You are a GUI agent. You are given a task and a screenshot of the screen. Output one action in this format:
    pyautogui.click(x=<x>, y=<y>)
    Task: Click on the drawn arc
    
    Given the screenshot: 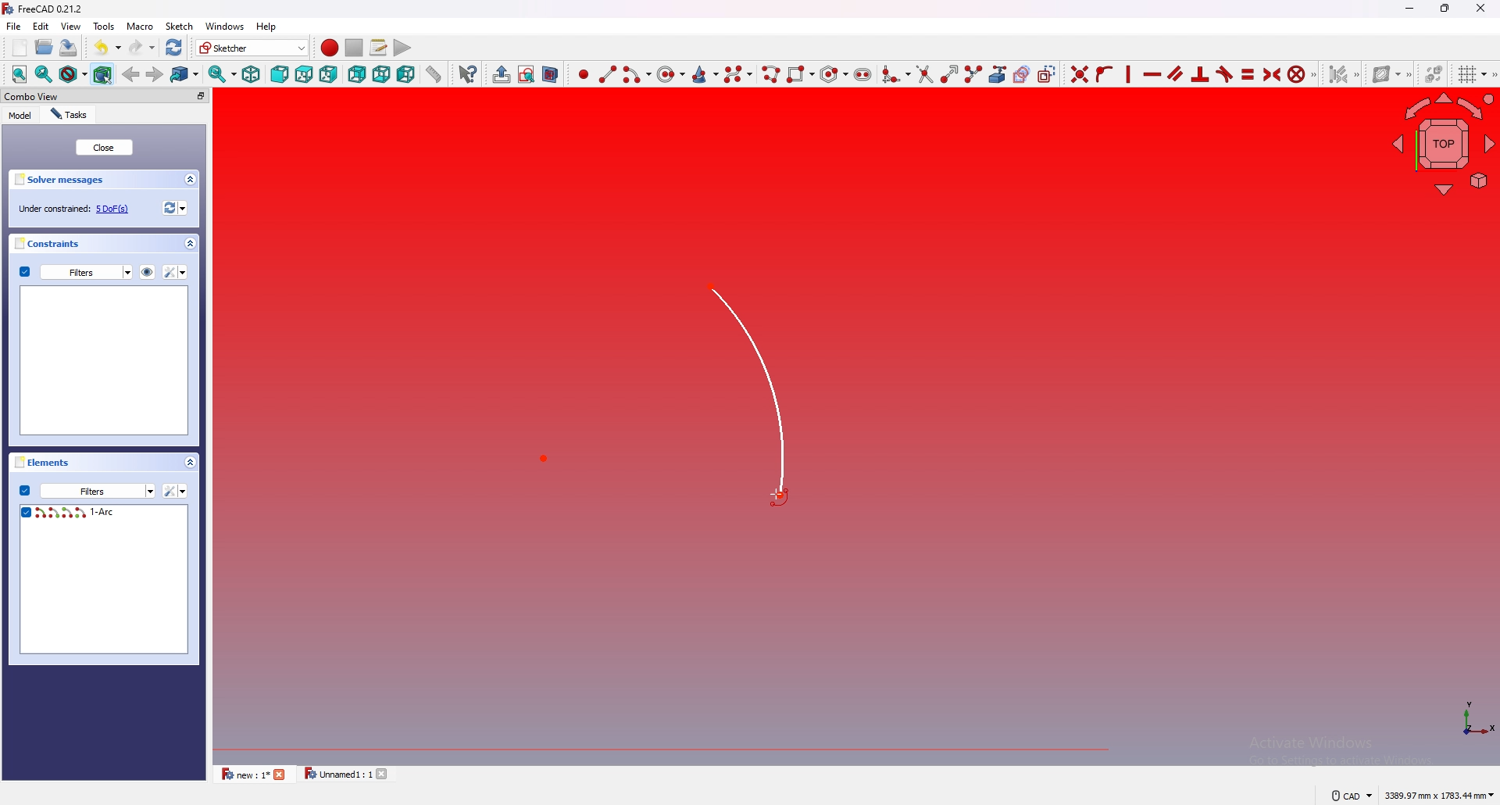 What is the action you would take?
    pyautogui.click(x=100, y=513)
    